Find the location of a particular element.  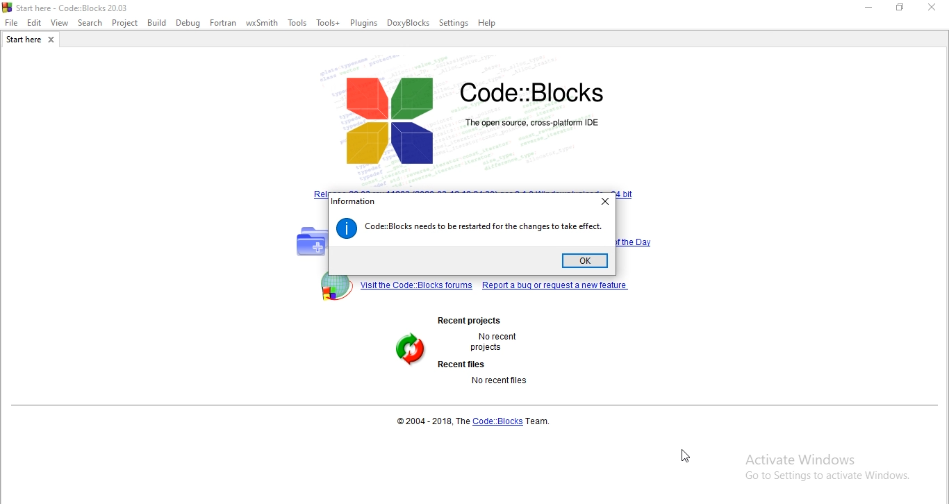

No recent projects is located at coordinates (494, 344).